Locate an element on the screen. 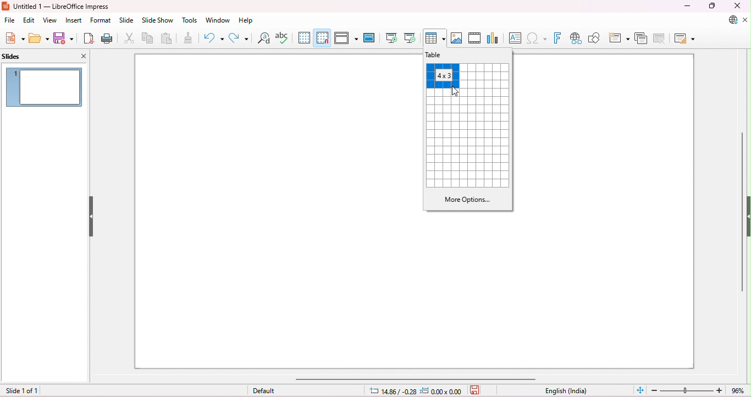  cursor position is located at coordinates (393, 392).